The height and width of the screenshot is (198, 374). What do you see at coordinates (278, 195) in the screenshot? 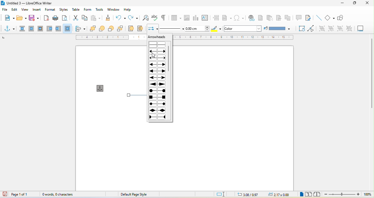
I see `2.17x0.00` at bounding box center [278, 195].